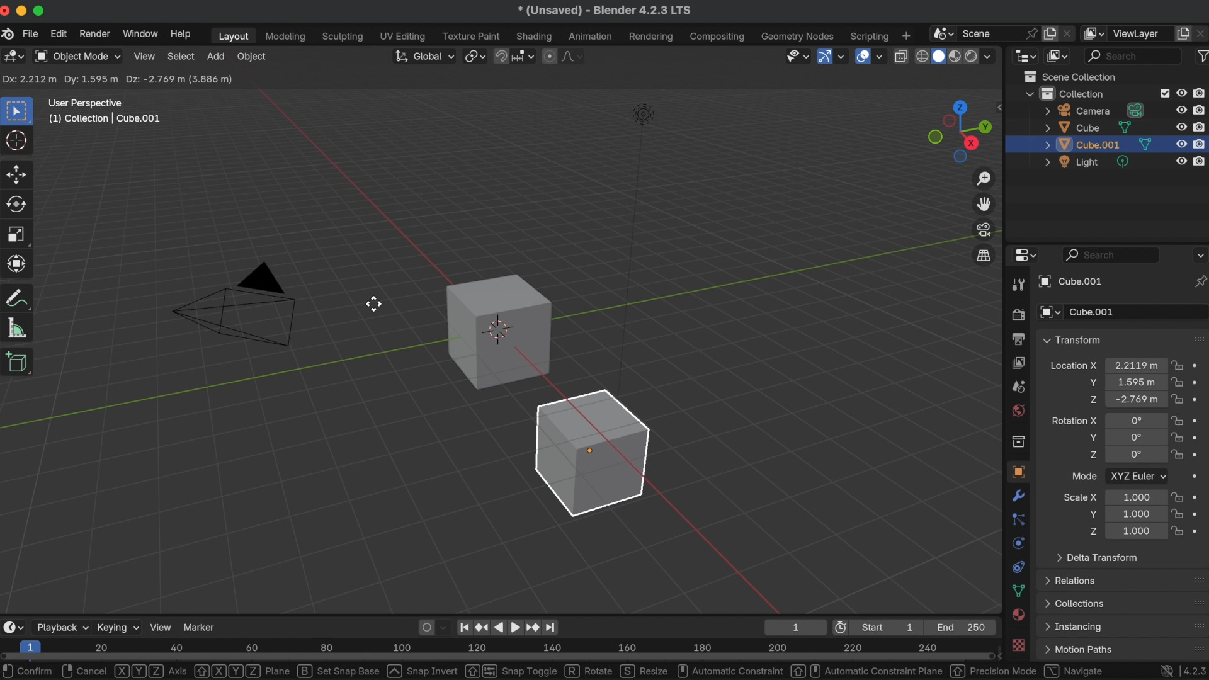 The image size is (1209, 680). Describe the element at coordinates (1178, 367) in the screenshot. I see `lock location` at that location.